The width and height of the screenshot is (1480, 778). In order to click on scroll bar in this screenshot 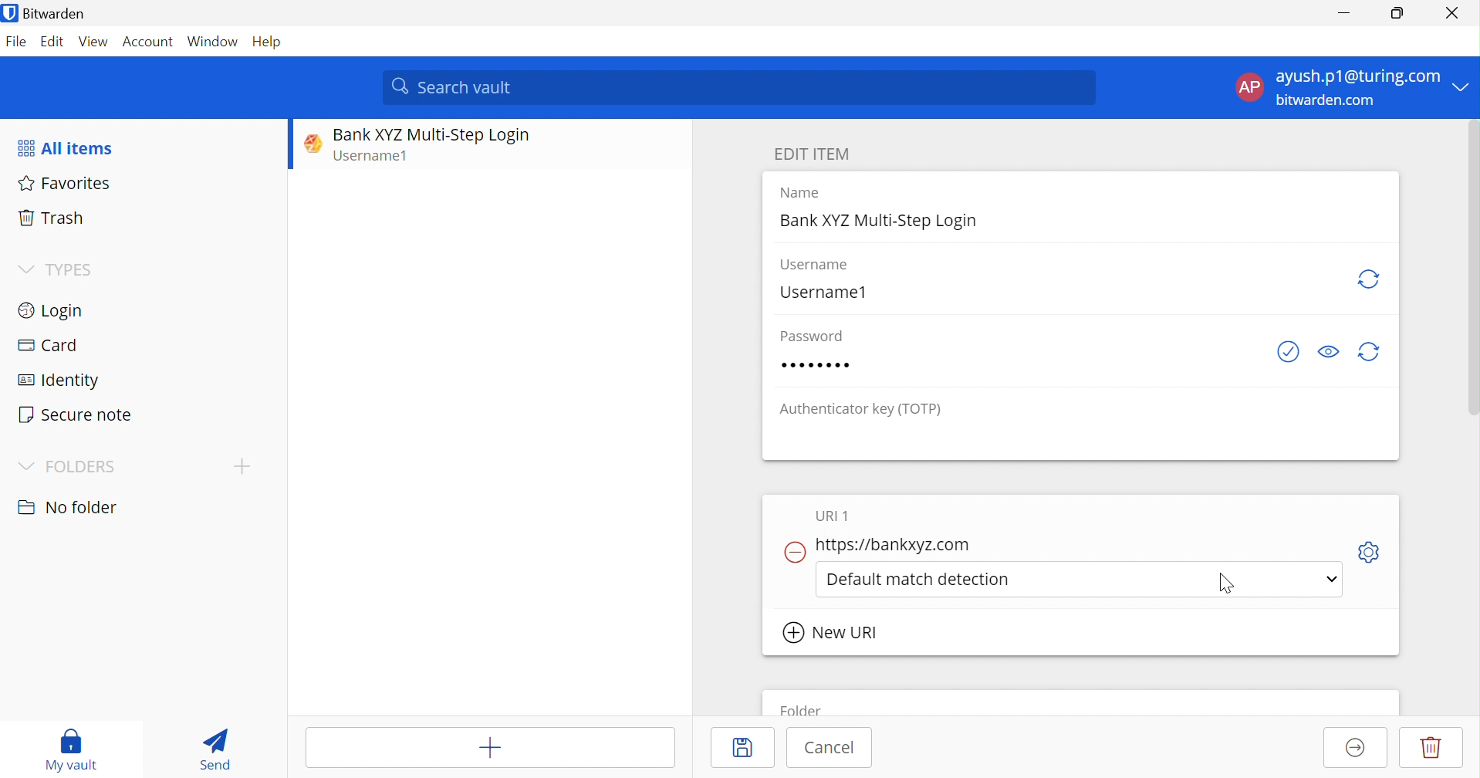, I will do `click(1470, 283)`.